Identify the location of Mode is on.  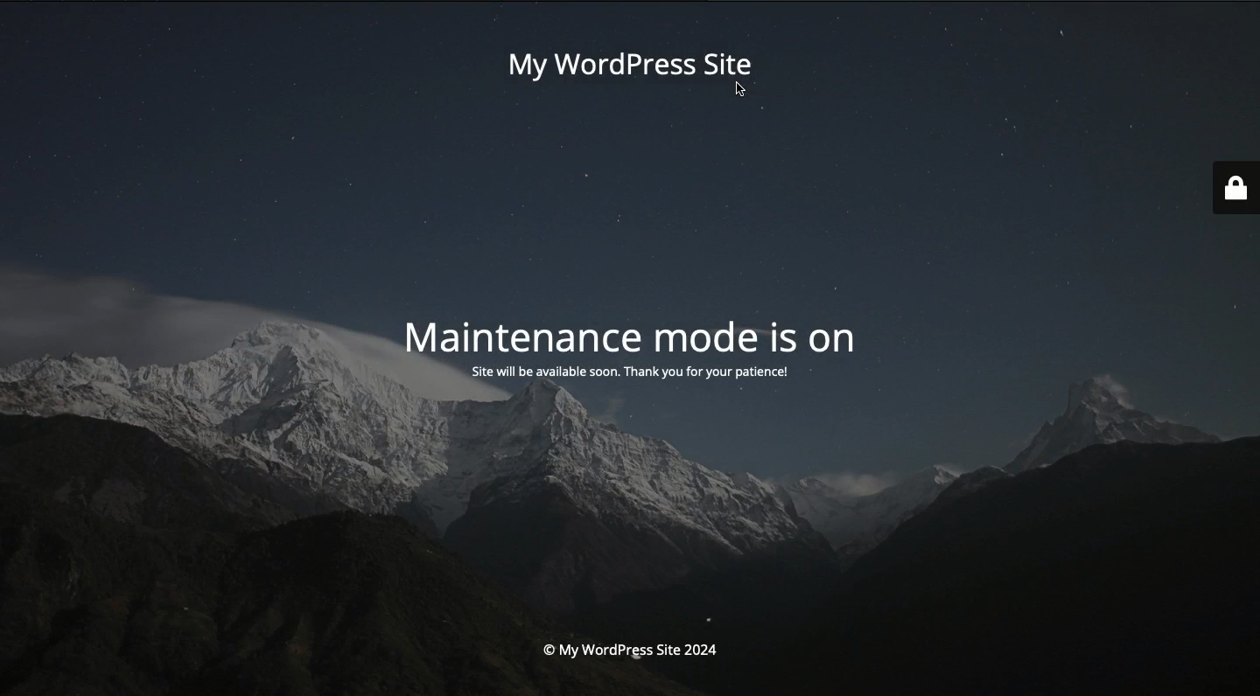
(627, 355).